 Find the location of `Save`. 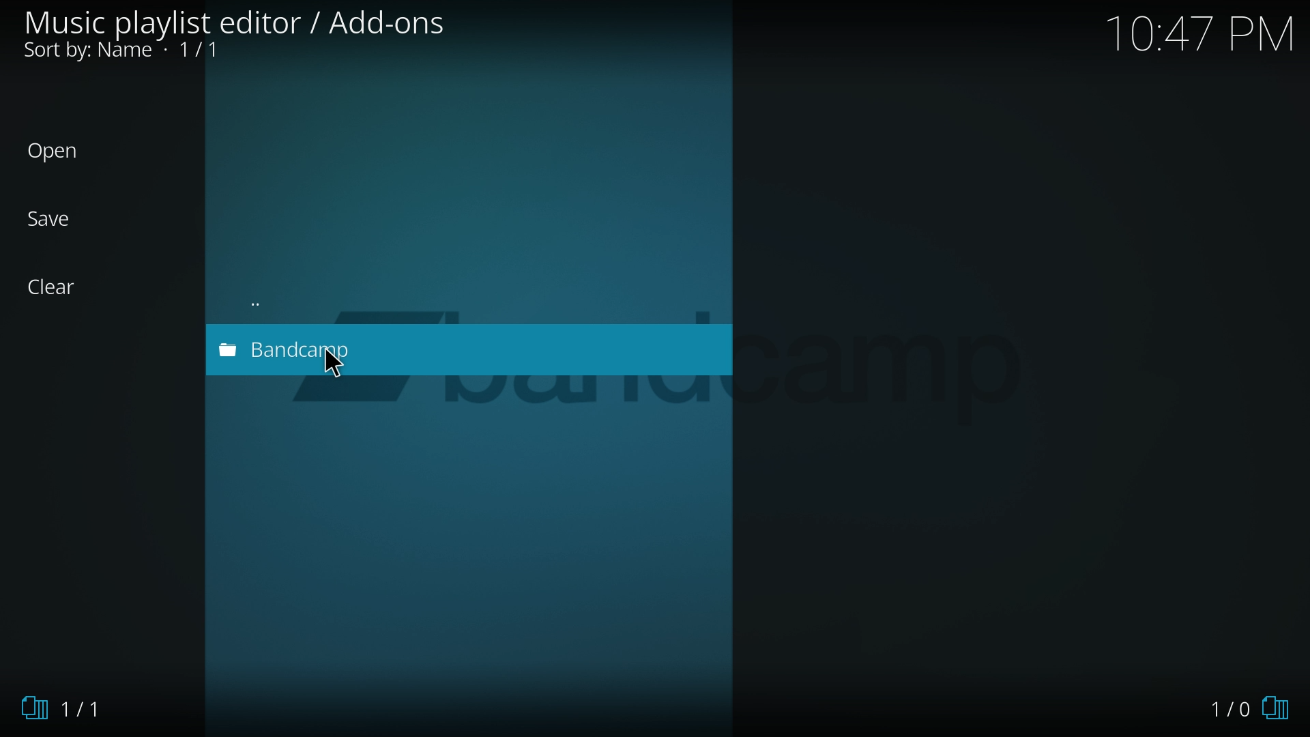

Save is located at coordinates (63, 218).